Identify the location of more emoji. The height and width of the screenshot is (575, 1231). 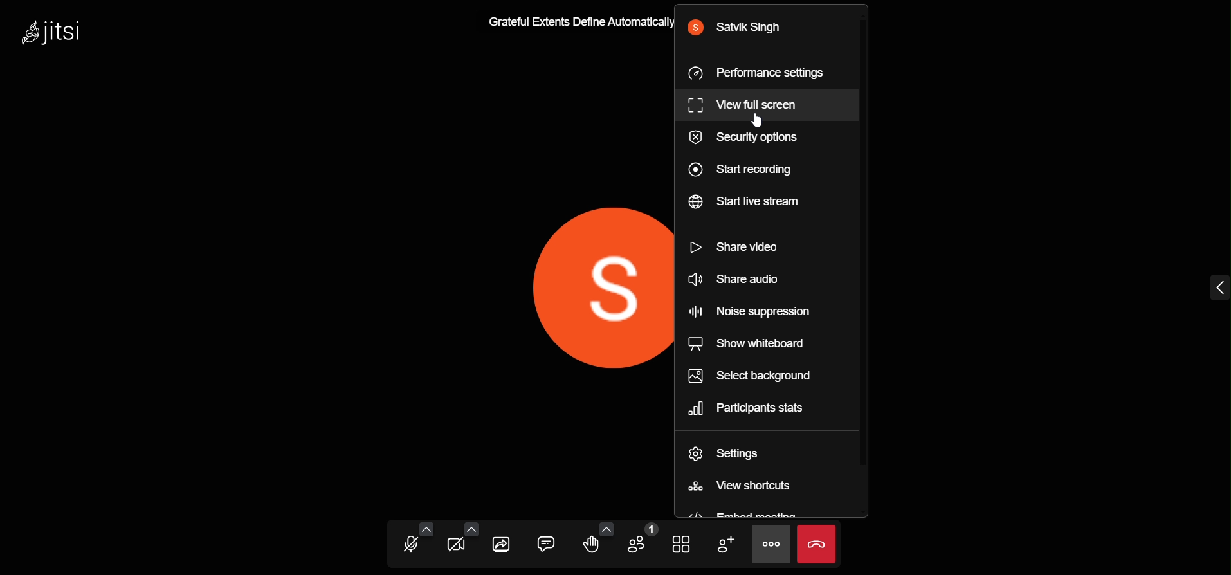
(605, 527).